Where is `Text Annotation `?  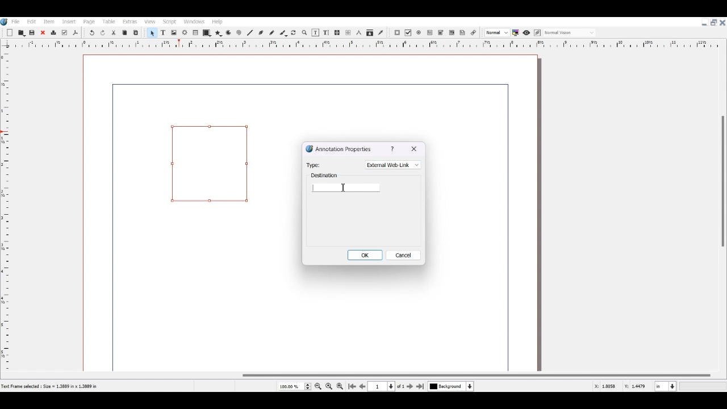
Text Annotation  is located at coordinates (463, 32).